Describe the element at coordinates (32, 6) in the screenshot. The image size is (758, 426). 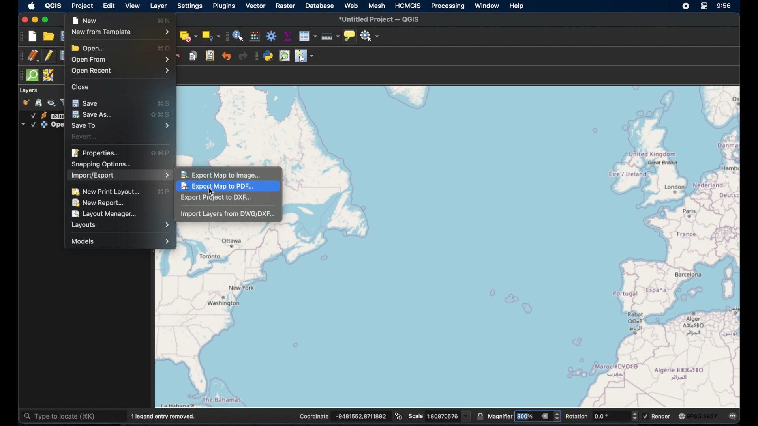
I see `apple icon` at that location.